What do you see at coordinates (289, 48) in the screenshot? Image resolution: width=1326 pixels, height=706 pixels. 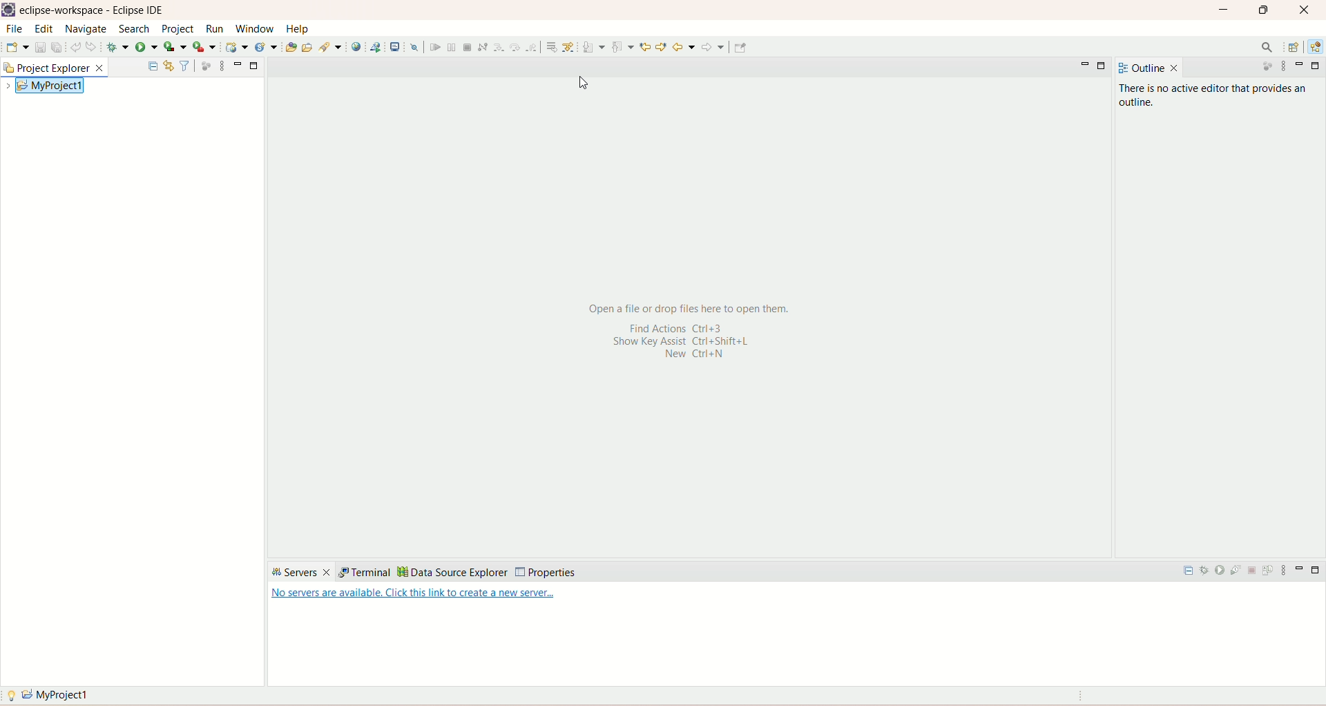 I see `open type` at bounding box center [289, 48].